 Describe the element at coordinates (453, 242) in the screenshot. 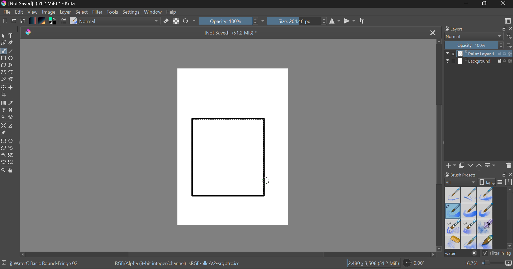

I see `Water C - Special Splats` at that location.